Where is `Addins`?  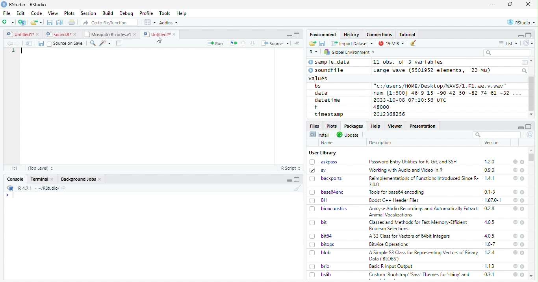
Addins is located at coordinates (169, 23).